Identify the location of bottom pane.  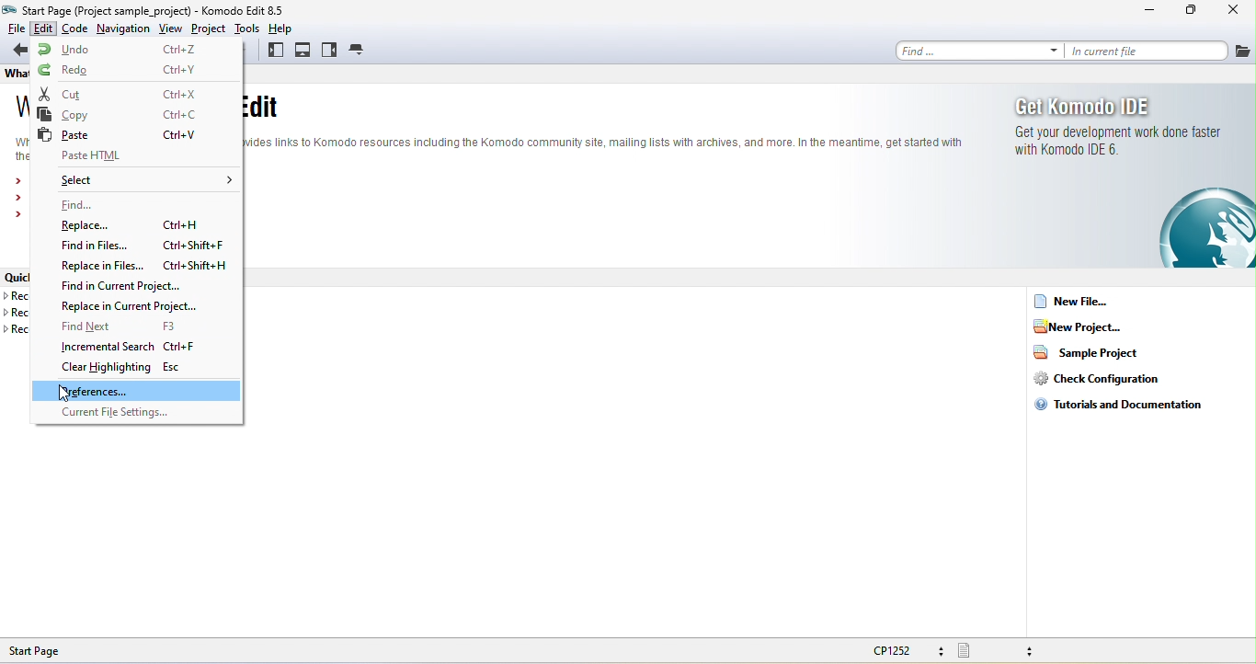
(304, 51).